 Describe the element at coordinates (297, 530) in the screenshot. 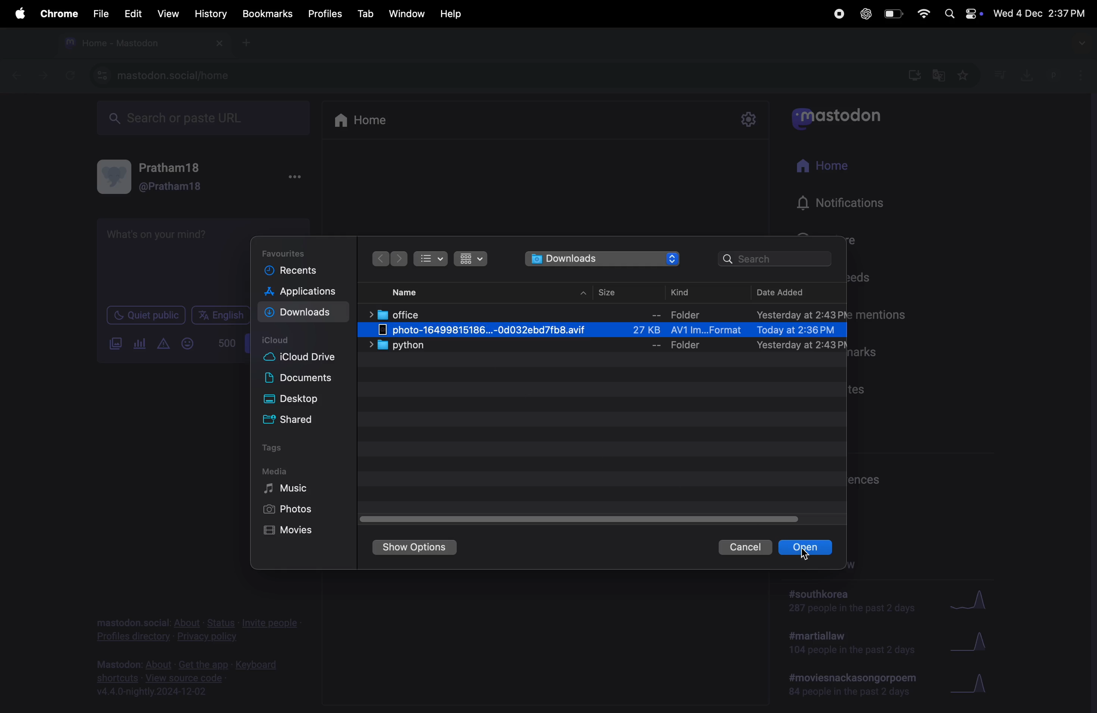

I see `movies` at that location.